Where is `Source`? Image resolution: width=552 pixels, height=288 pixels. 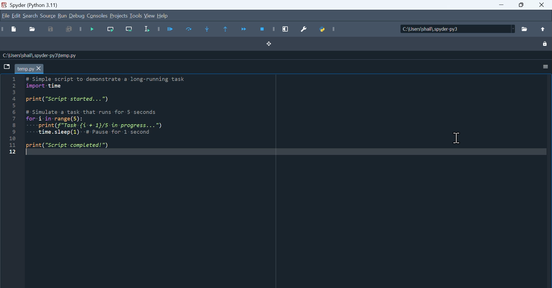
Source is located at coordinates (47, 15).